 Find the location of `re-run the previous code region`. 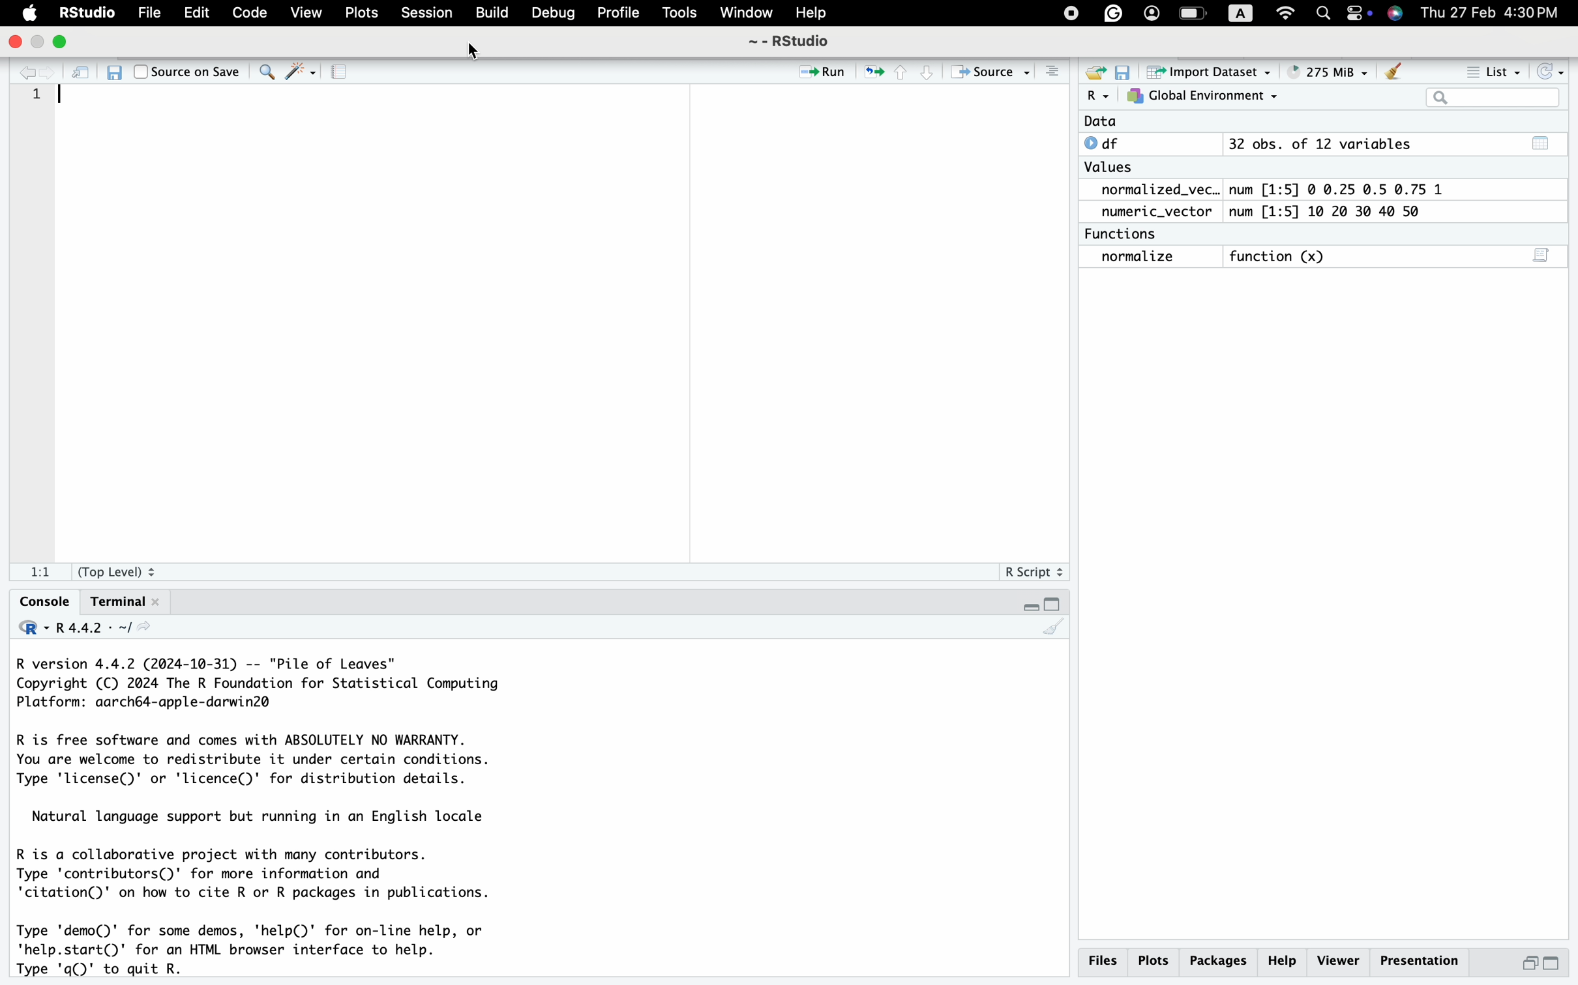

re-run the previous code region is located at coordinates (872, 70).